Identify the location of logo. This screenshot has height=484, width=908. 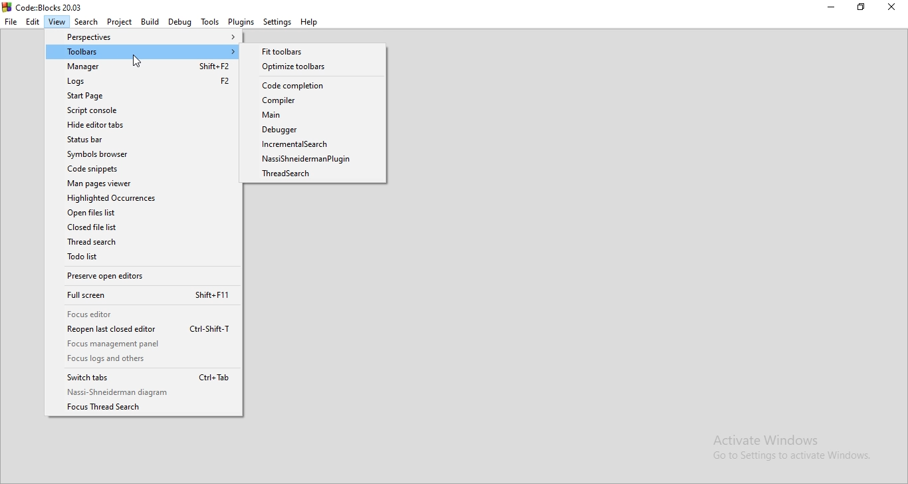
(45, 7).